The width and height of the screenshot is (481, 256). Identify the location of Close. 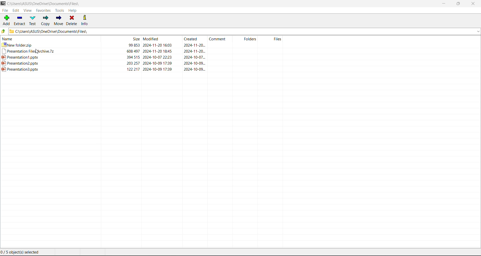
(473, 4).